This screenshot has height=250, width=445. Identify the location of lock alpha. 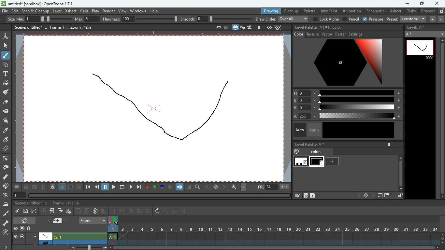
(325, 19).